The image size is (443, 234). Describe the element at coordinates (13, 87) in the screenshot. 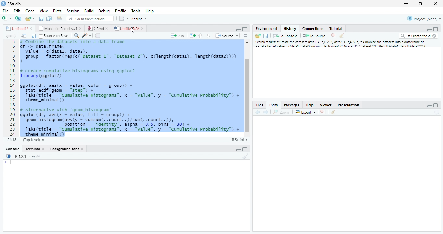

I see `Numbers` at that location.